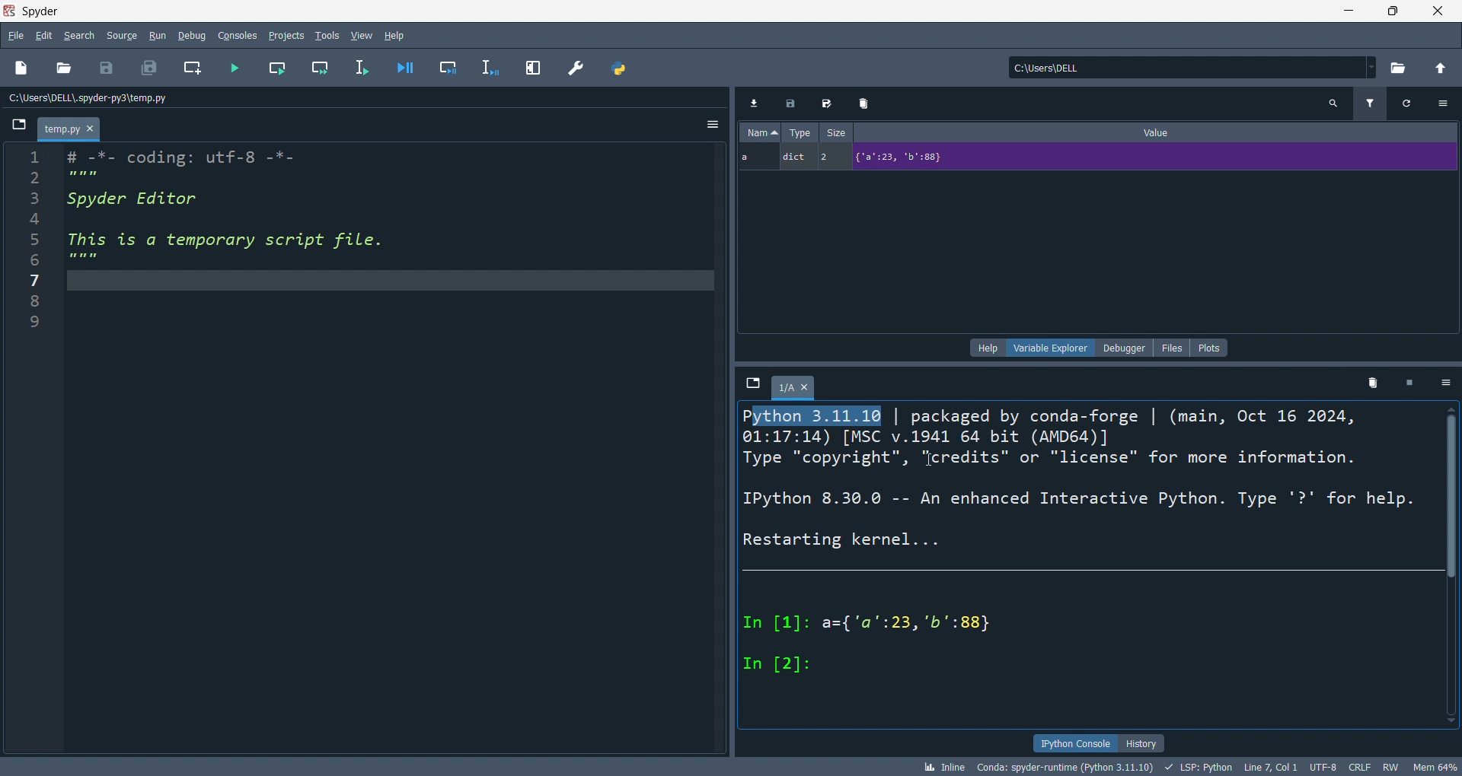 Image resolution: width=1462 pixels, height=776 pixels. What do you see at coordinates (1413, 382) in the screenshot?
I see `close kernel` at bounding box center [1413, 382].